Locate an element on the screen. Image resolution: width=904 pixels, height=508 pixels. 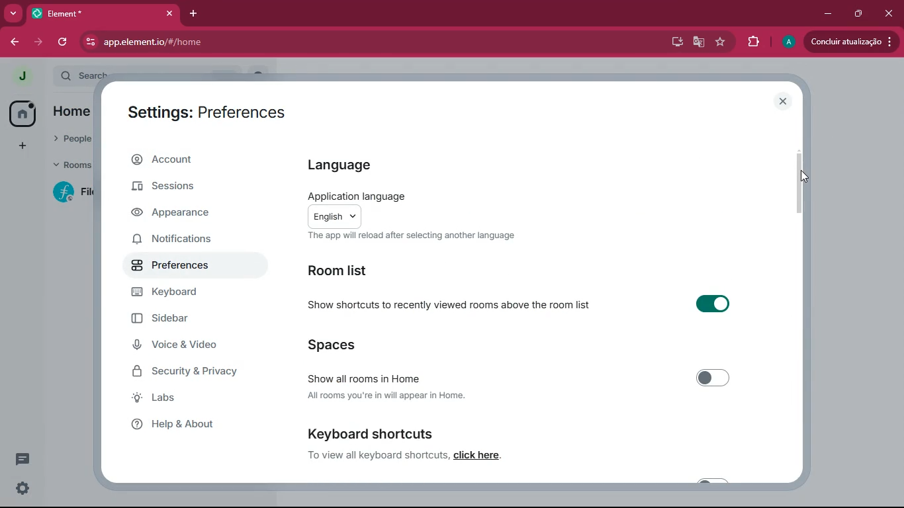
to view all keyboard shortcuts, is located at coordinates (379, 454).